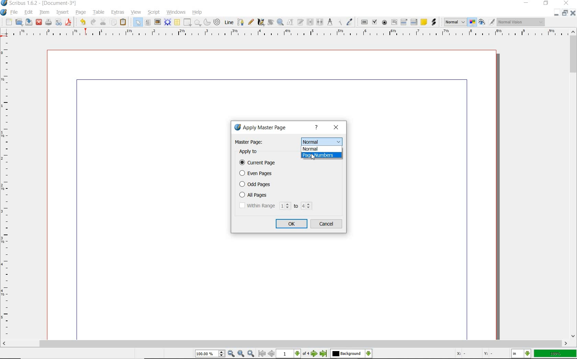 The image size is (577, 359). What do you see at coordinates (522, 22) in the screenshot?
I see `visual appearance of the display: Normal Vision` at bounding box center [522, 22].